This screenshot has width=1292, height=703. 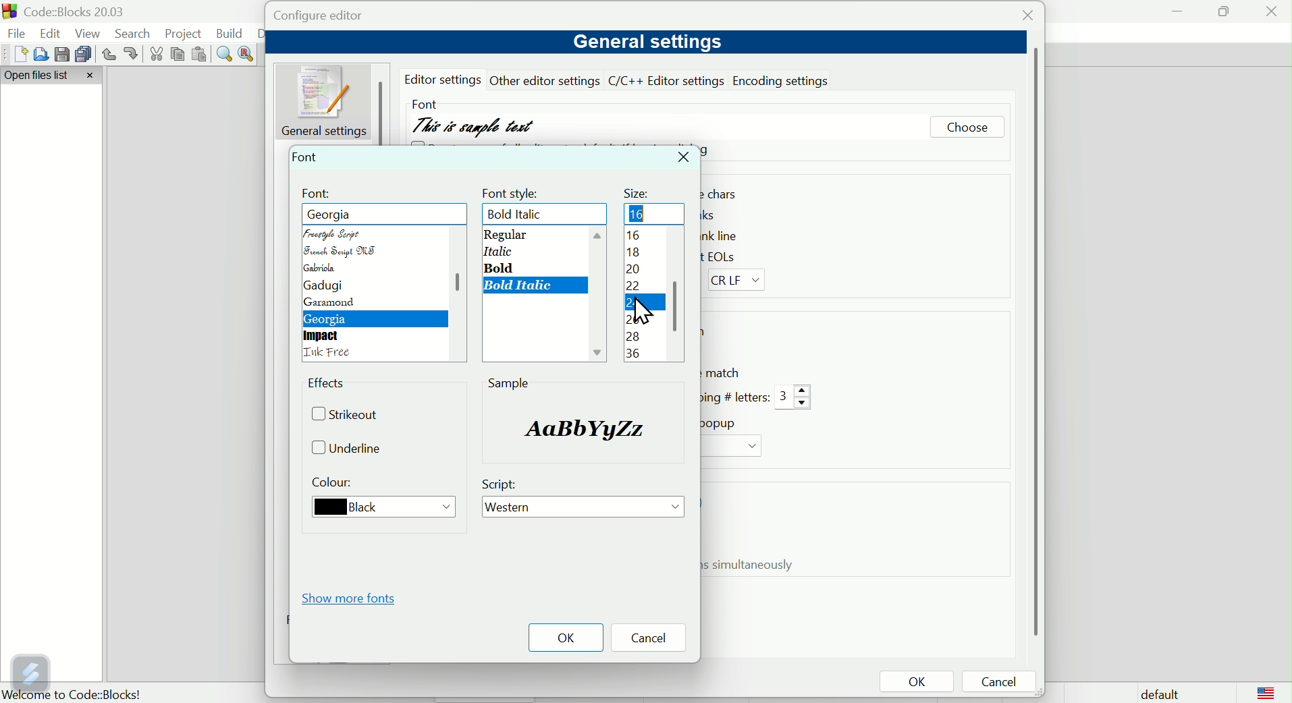 What do you see at coordinates (352, 449) in the screenshot?
I see `Underline` at bounding box center [352, 449].